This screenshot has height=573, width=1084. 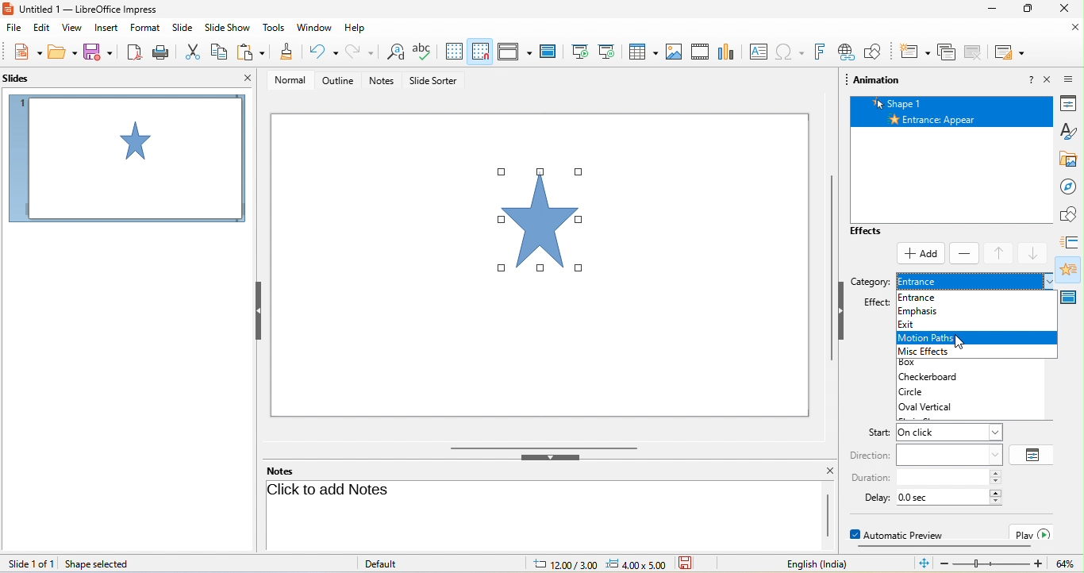 What do you see at coordinates (423, 52) in the screenshot?
I see `spelling` at bounding box center [423, 52].